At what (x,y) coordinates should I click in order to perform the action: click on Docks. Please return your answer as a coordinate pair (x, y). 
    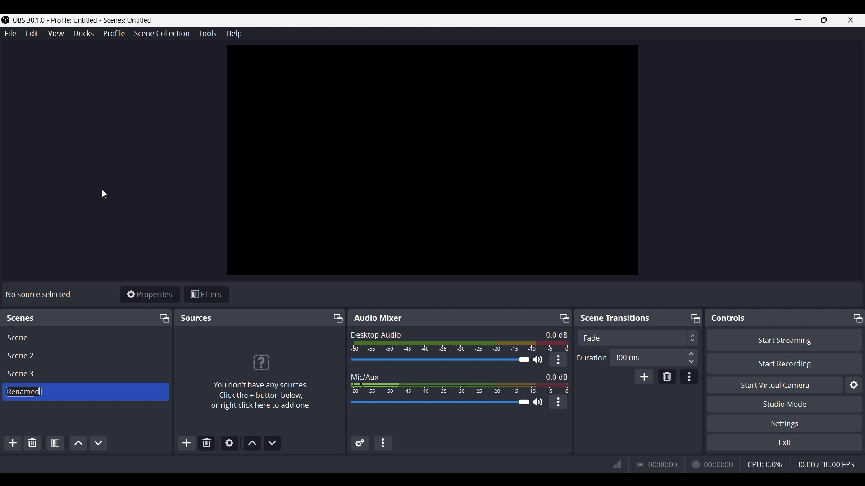
    Looking at the image, I should click on (84, 34).